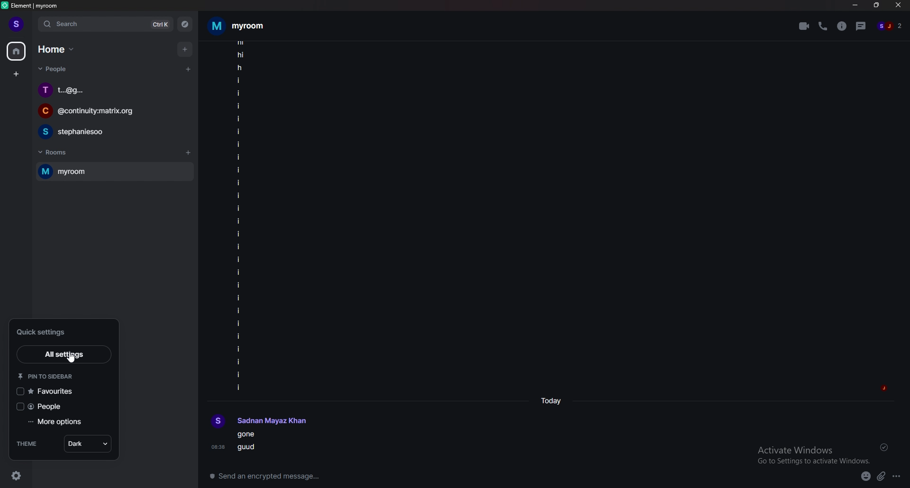 This screenshot has width=910, height=488. What do you see at coordinates (48, 390) in the screenshot?
I see `favourites` at bounding box center [48, 390].